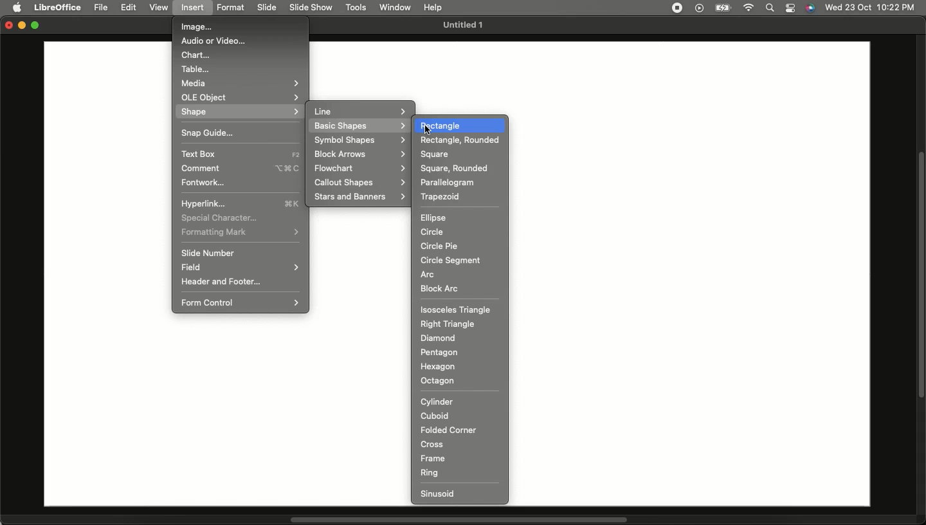  What do you see at coordinates (159, 8) in the screenshot?
I see `View` at bounding box center [159, 8].